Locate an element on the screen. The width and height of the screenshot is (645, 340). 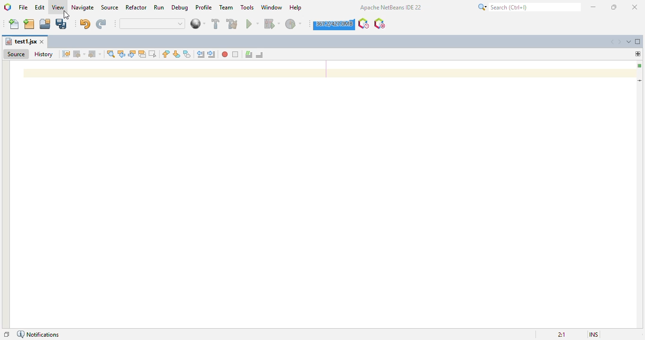
file name is located at coordinates (21, 42).